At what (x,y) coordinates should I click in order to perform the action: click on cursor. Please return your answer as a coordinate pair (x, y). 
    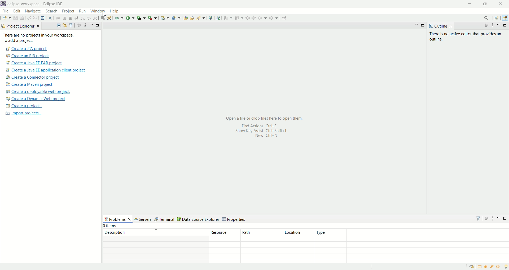
    Looking at the image, I should click on (104, 15).